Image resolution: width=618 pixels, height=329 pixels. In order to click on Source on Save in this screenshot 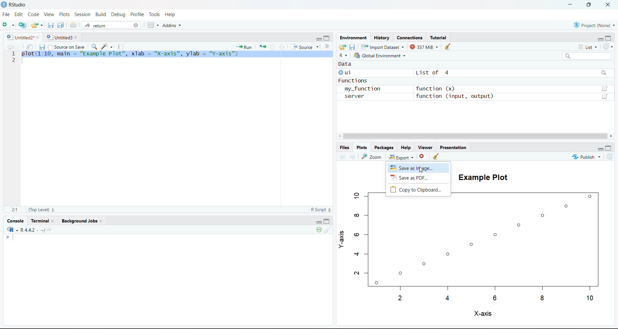, I will do `click(67, 46)`.